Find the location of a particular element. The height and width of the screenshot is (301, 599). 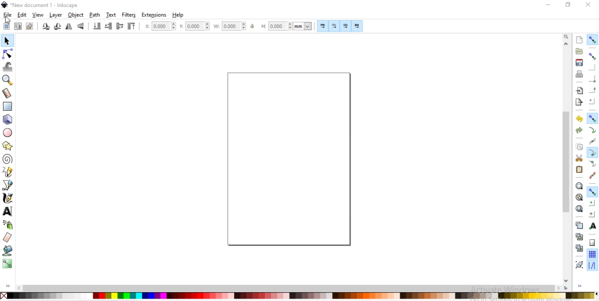

zoom is located at coordinates (567, 36).